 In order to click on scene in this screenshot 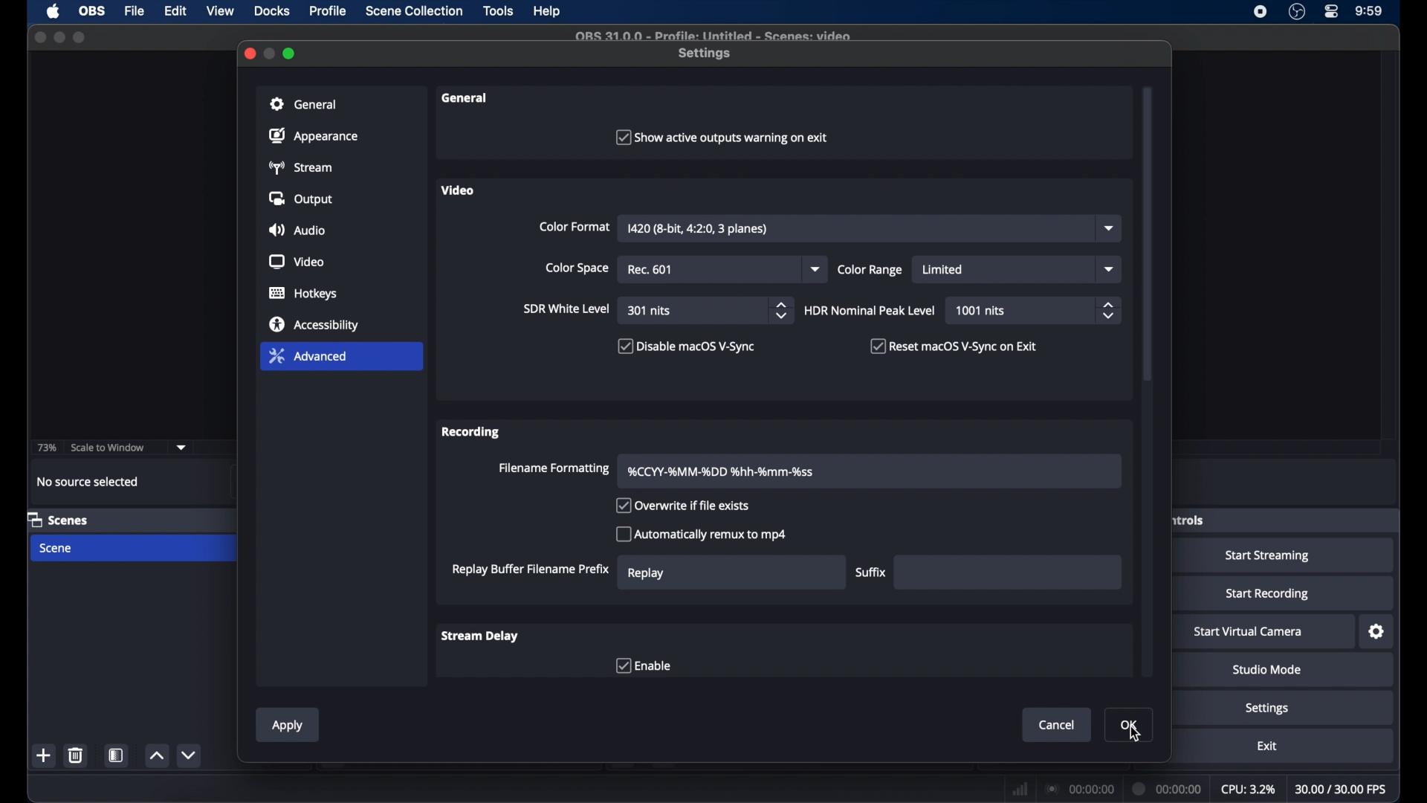, I will do `click(56, 548)`.